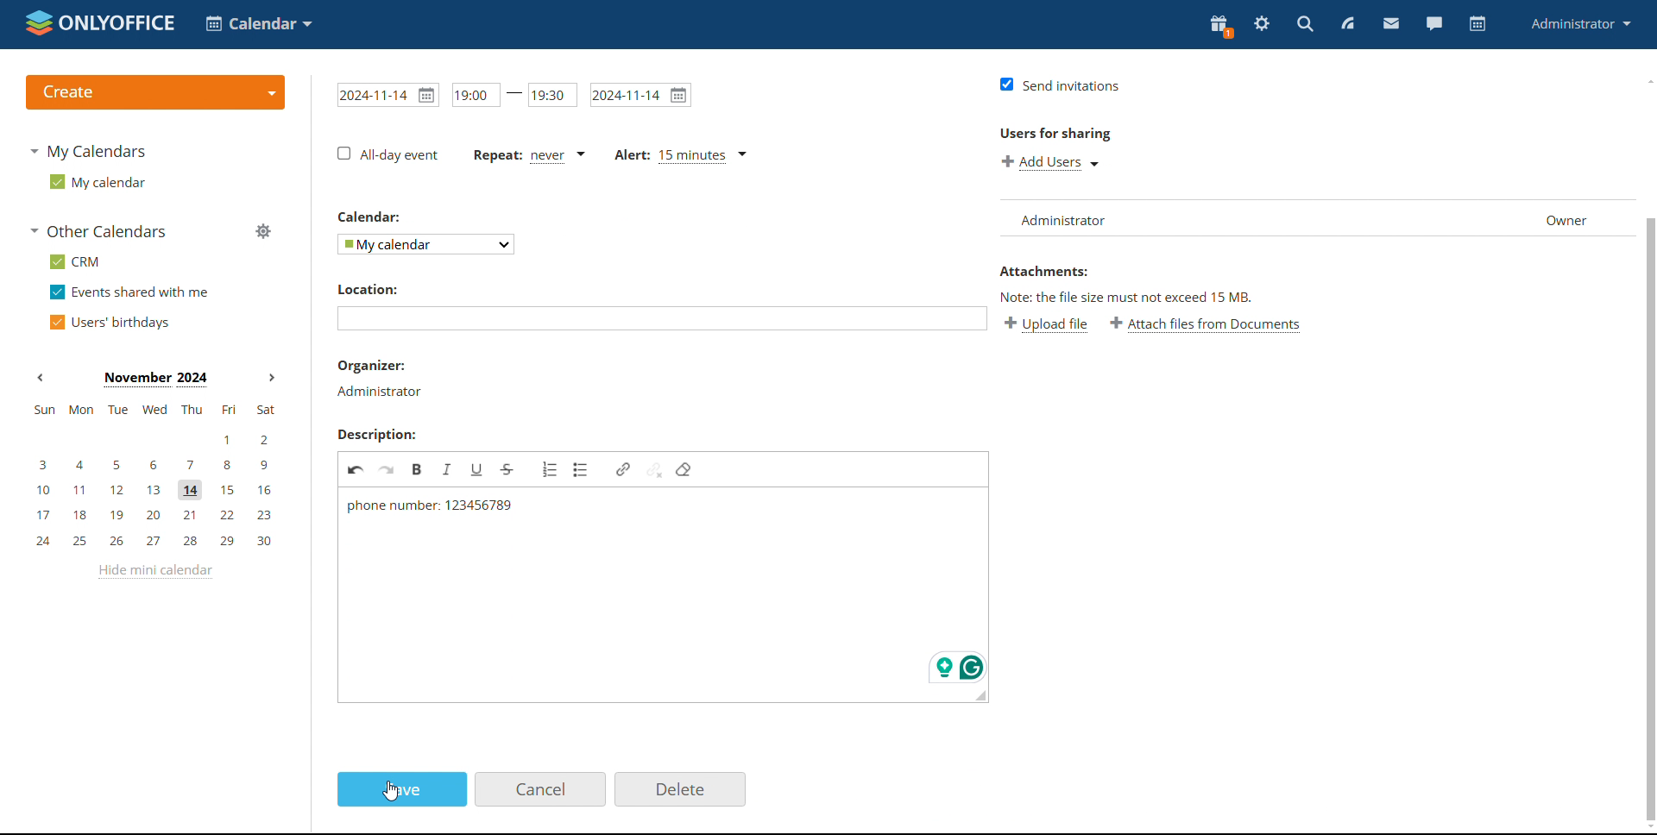 Image resolution: width=1657 pixels, height=835 pixels. I want to click on mail, so click(1390, 24).